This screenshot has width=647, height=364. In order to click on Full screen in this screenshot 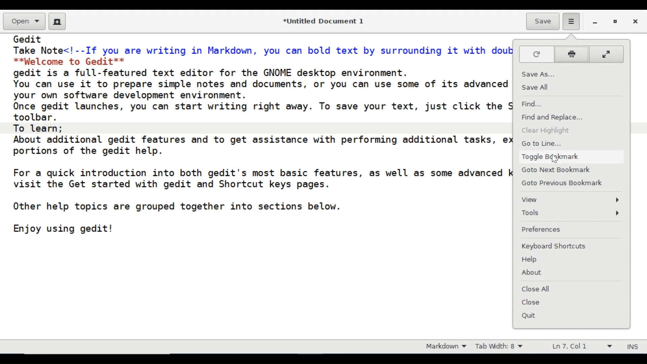, I will do `click(608, 54)`.